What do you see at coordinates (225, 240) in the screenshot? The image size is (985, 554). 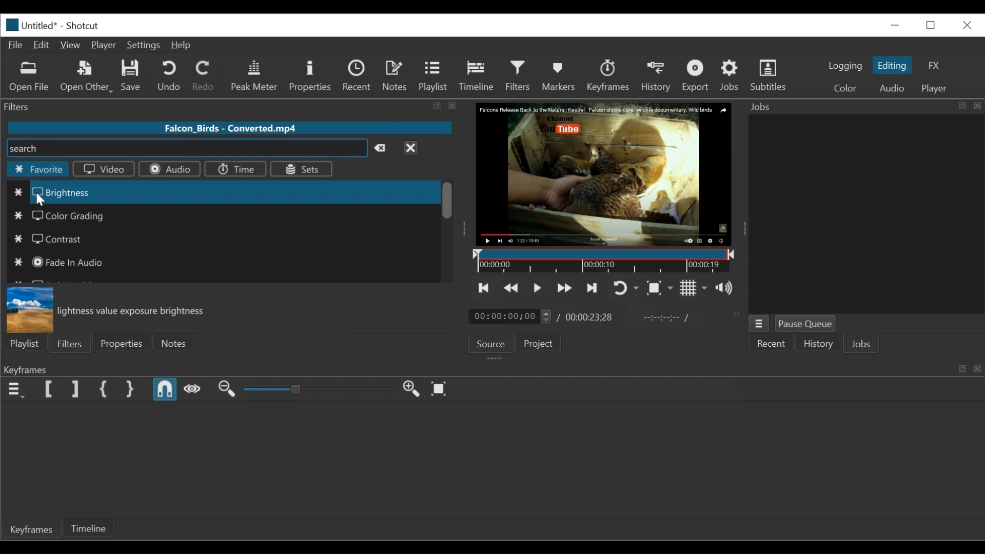 I see `Contrast` at bounding box center [225, 240].